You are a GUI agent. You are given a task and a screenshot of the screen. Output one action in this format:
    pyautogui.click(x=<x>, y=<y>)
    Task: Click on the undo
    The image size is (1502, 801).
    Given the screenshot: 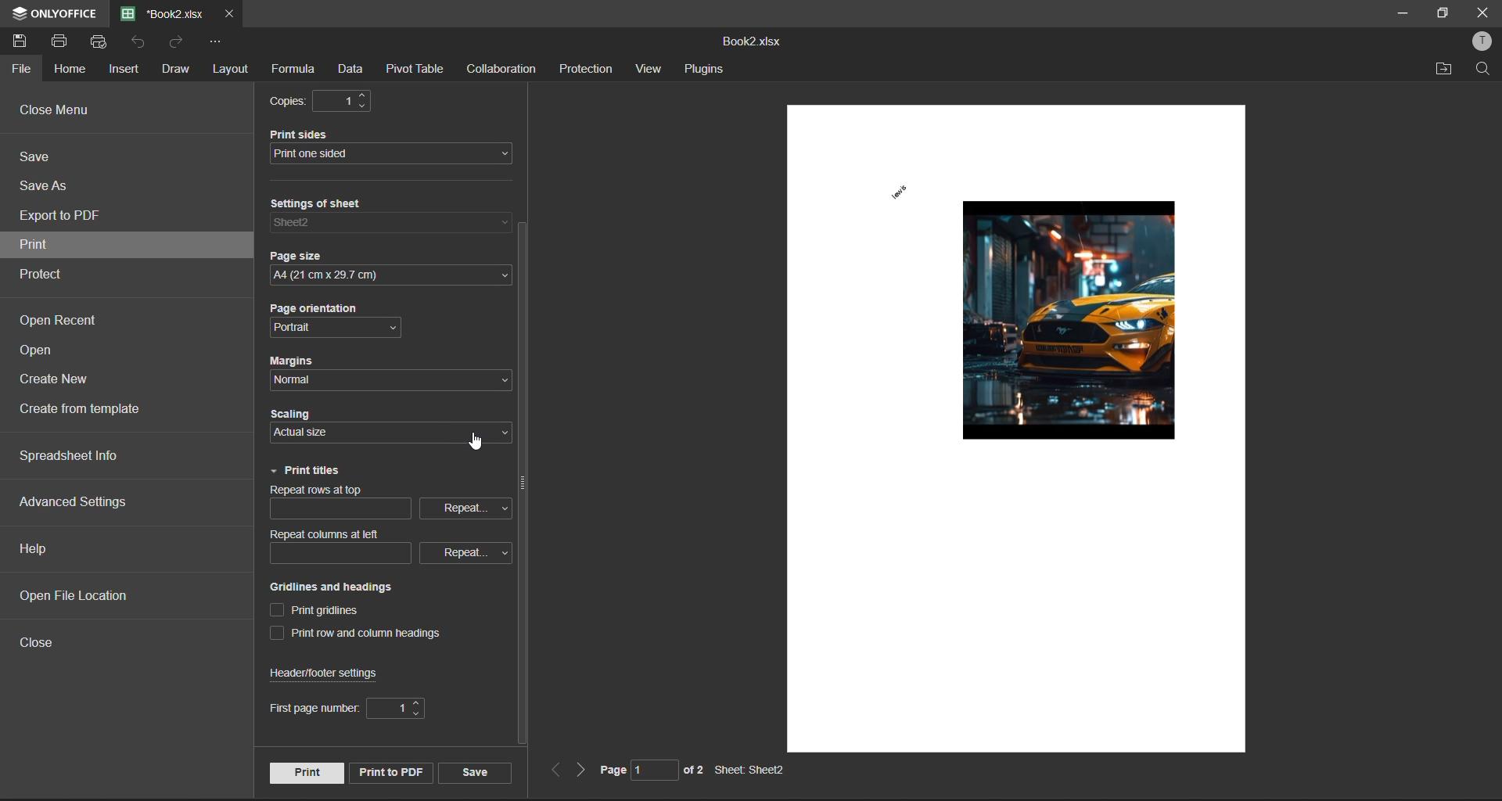 What is the action you would take?
    pyautogui.click(x=141, y=42)
    